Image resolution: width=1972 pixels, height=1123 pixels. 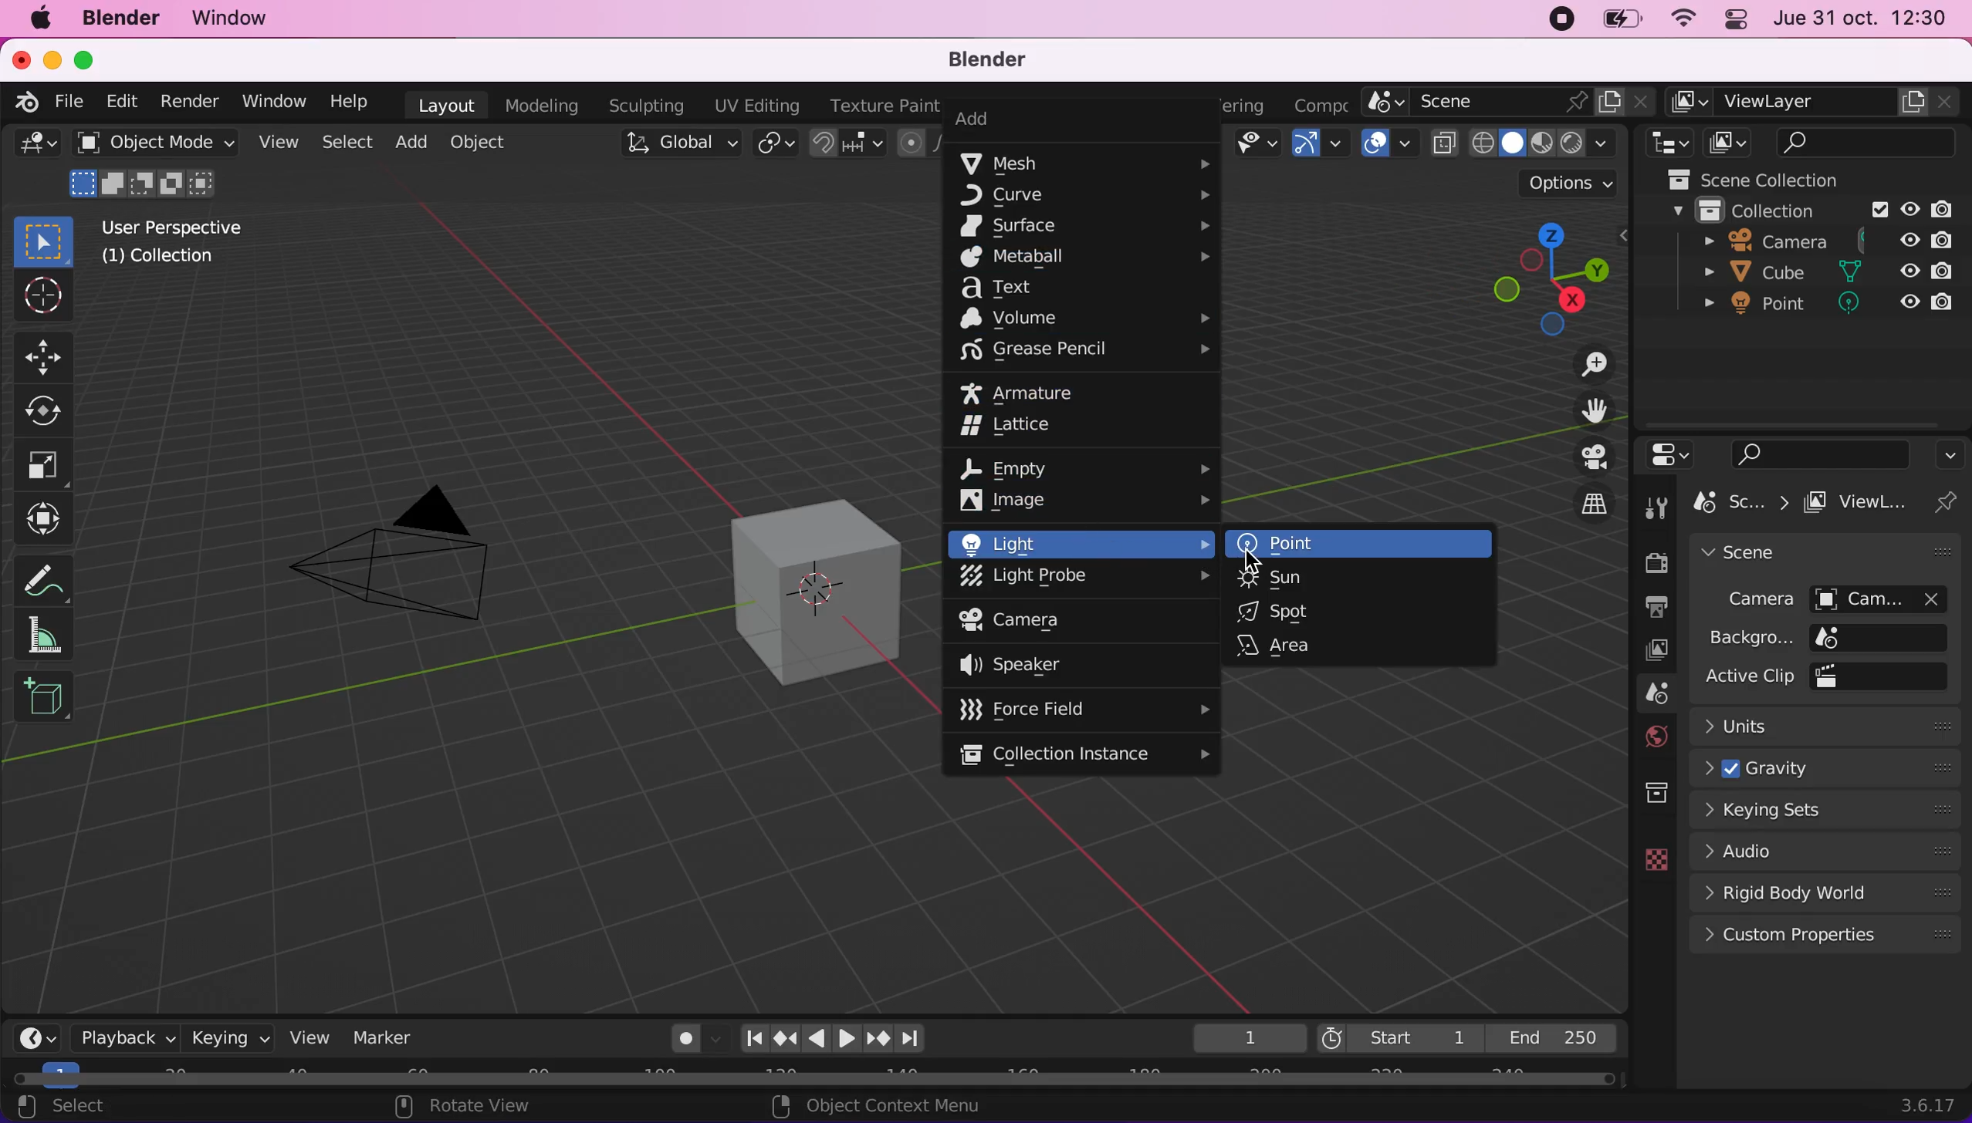 I want to click on options, so click(x=1569, y=185).